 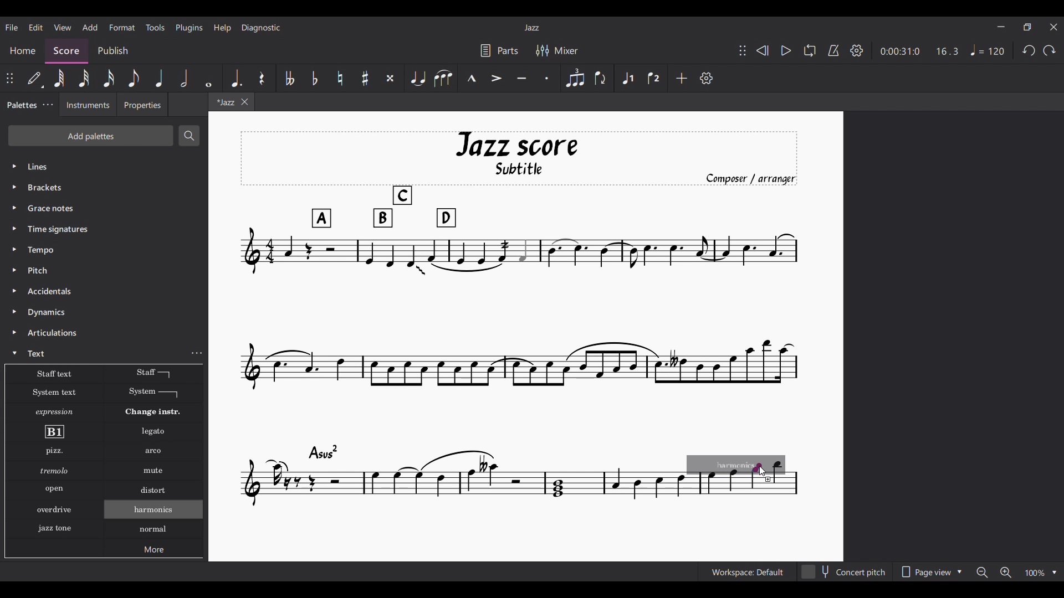 I want to click on Pitch, so click(x=40, y=270).